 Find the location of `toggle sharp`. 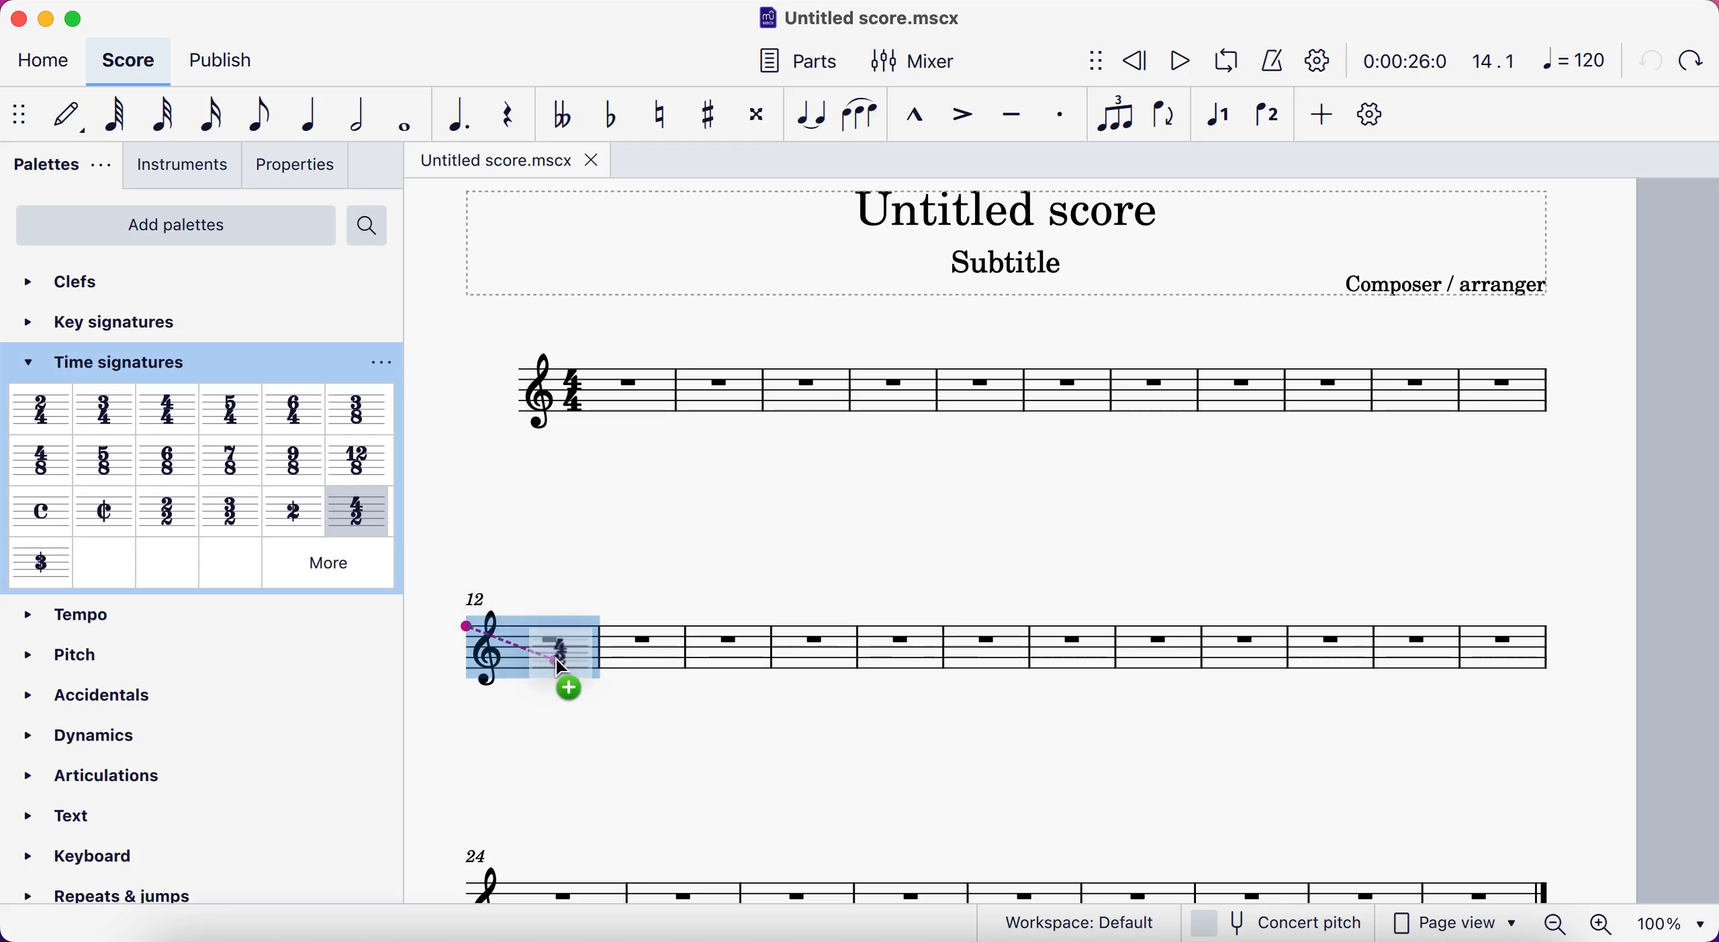

toggle sharp is located at coordinates (705, 112).